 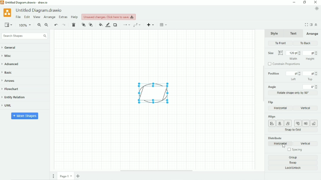 I want to click on Height, so click(x=310, y=55).